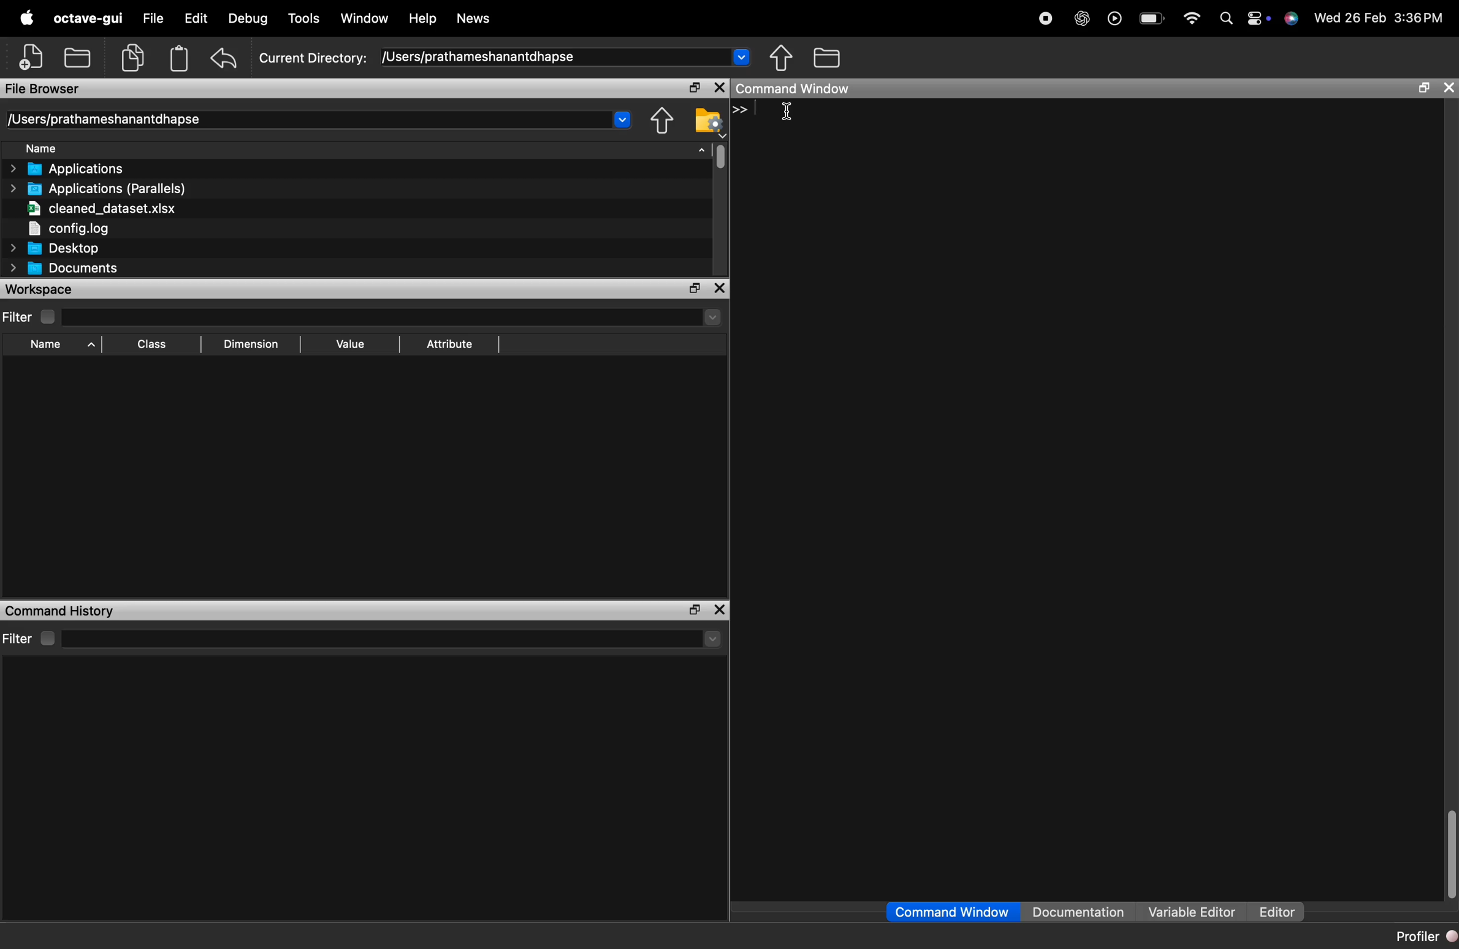 The image size is (1459, 949). I want to click on Editor, so click(1279, 910).